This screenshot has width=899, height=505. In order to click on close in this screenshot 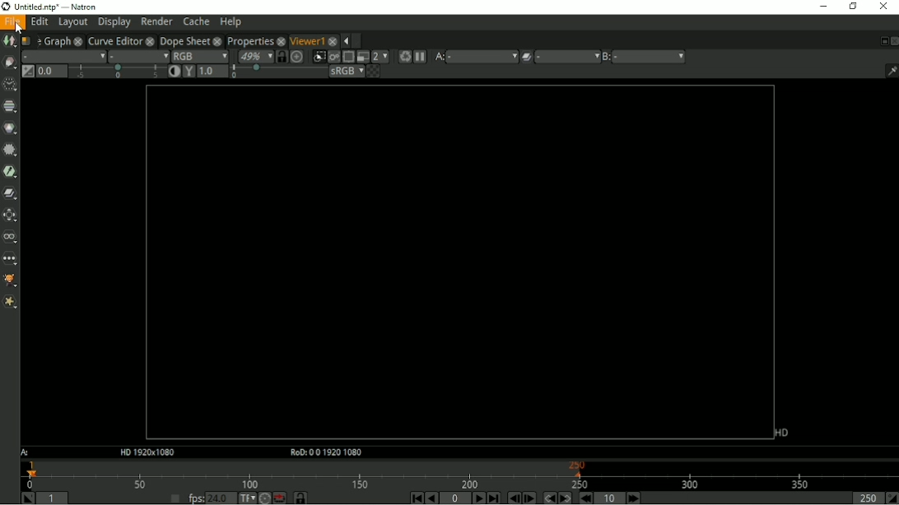, I will do `click(77, 40)`.